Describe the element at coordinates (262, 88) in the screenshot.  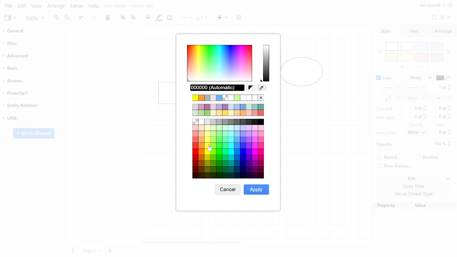
I see `Color picker` at that location.